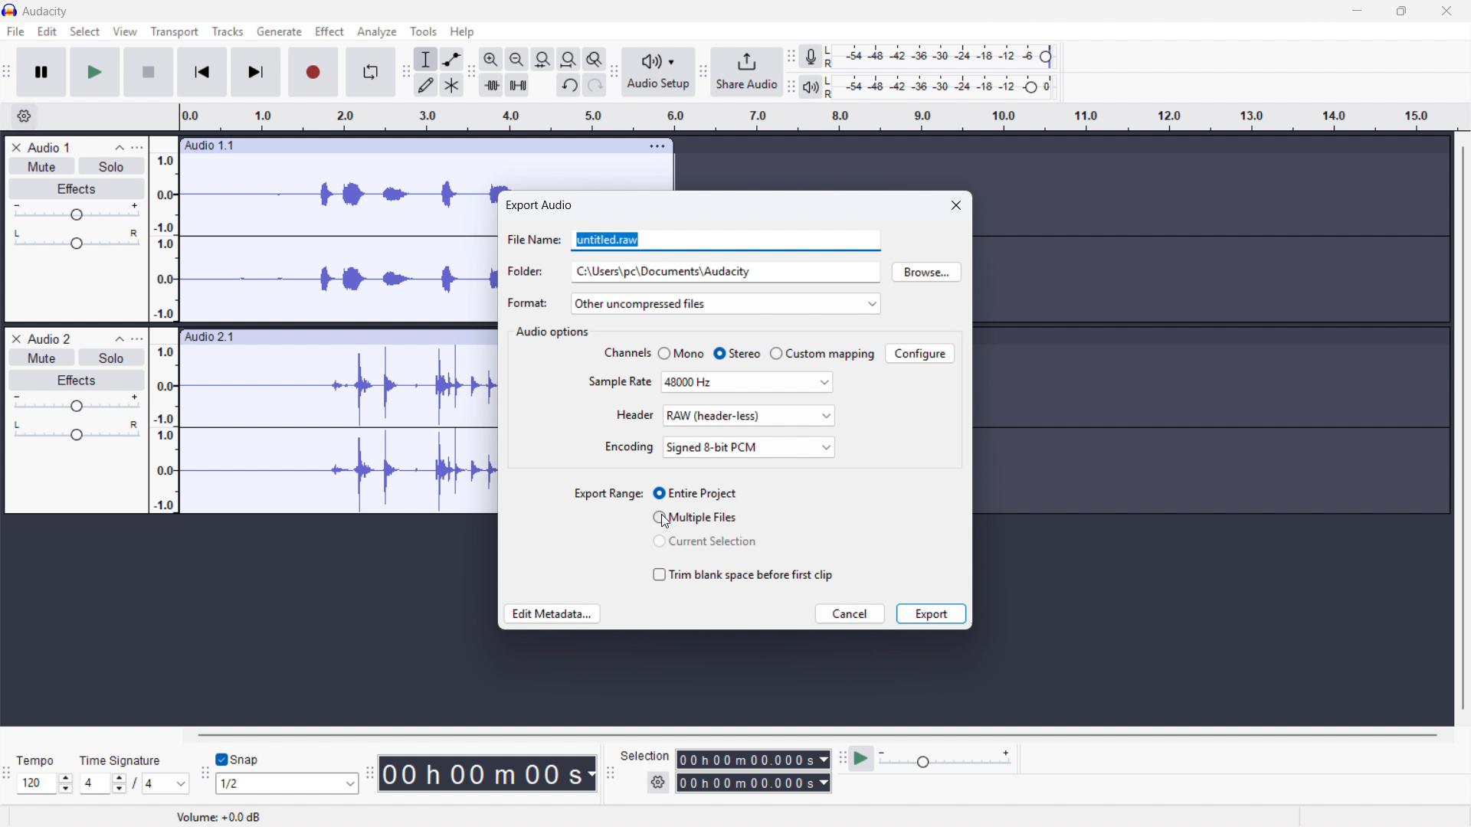 The image size is (1471, 827). I want to click on remove track, so click(15, 147).